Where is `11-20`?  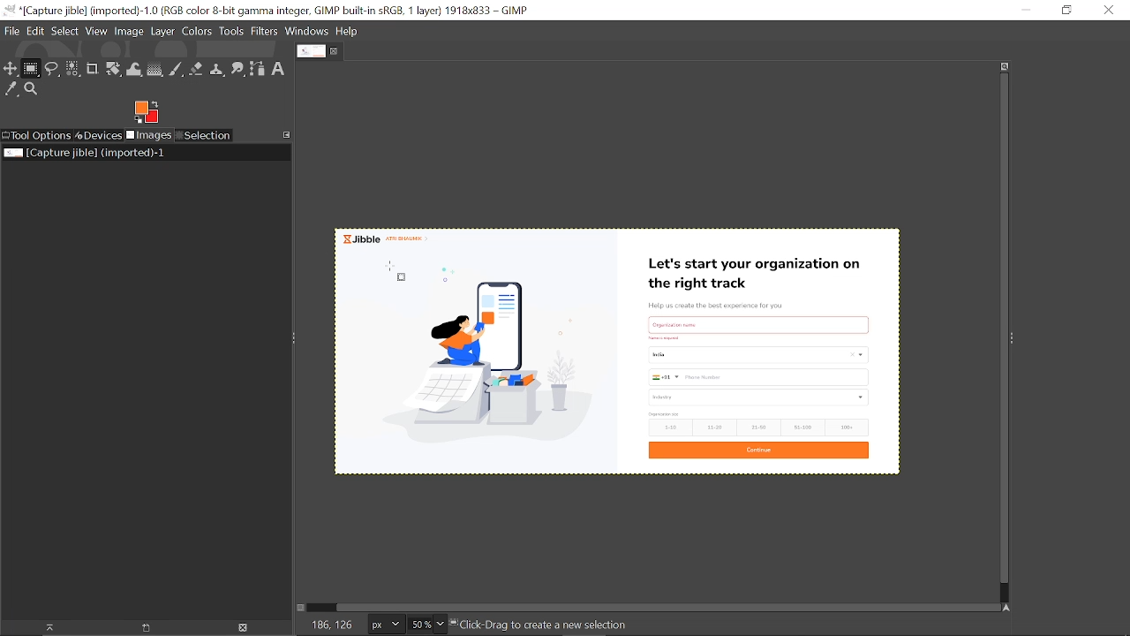
11-20 is located at coordinates (713, 428).